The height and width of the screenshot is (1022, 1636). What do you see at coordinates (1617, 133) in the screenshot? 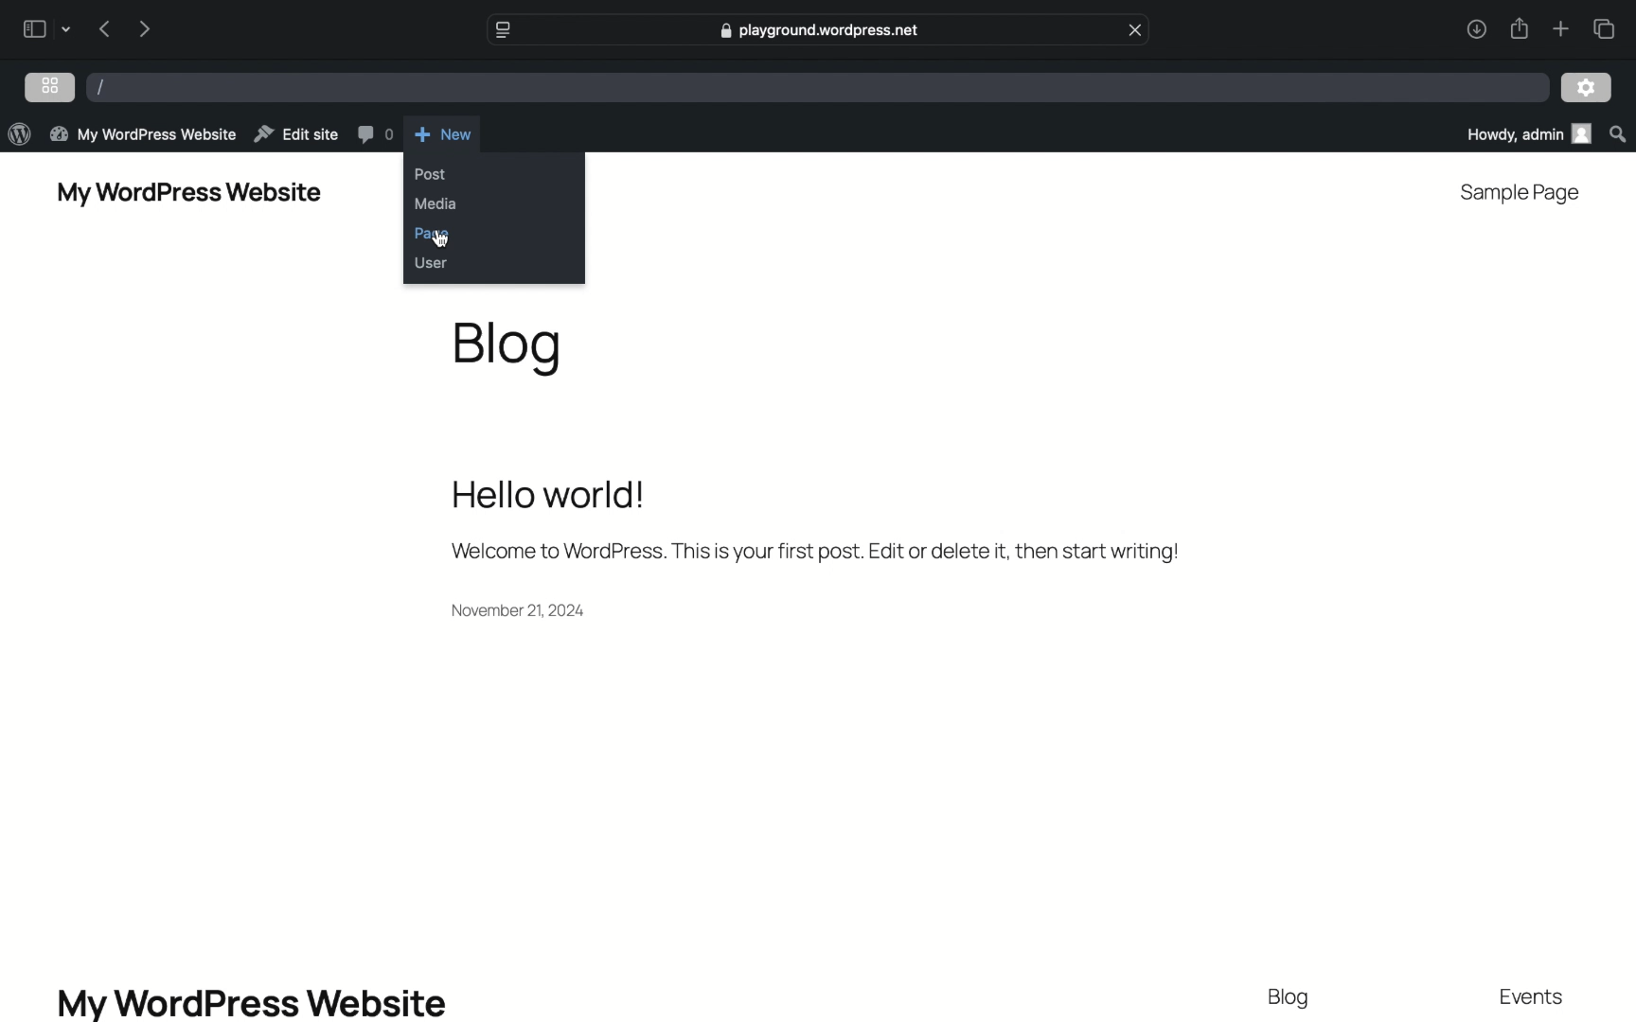
I see `search` at bounding box center [1617, 133].